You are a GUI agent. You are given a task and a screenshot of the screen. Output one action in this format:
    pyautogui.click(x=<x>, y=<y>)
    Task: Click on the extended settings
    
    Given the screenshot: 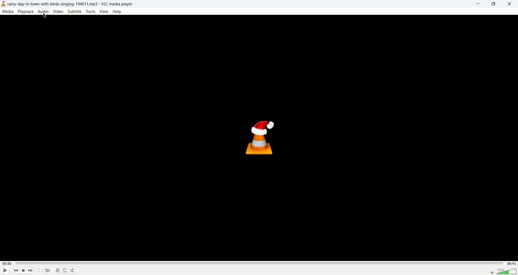 What is the action you would take?
    pyautogui.click(x=49, y=271)
    